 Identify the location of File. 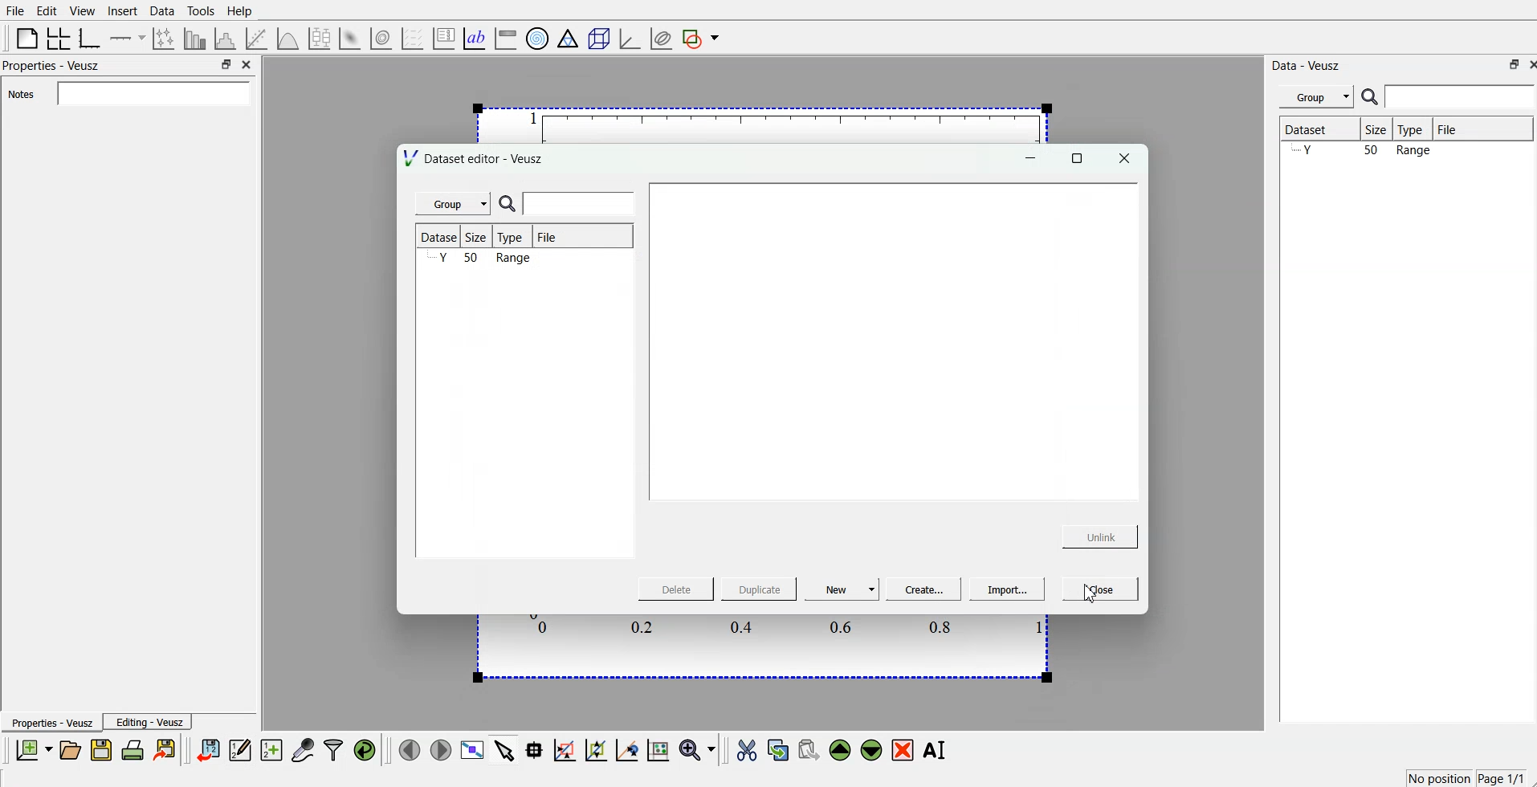
(16, 10).